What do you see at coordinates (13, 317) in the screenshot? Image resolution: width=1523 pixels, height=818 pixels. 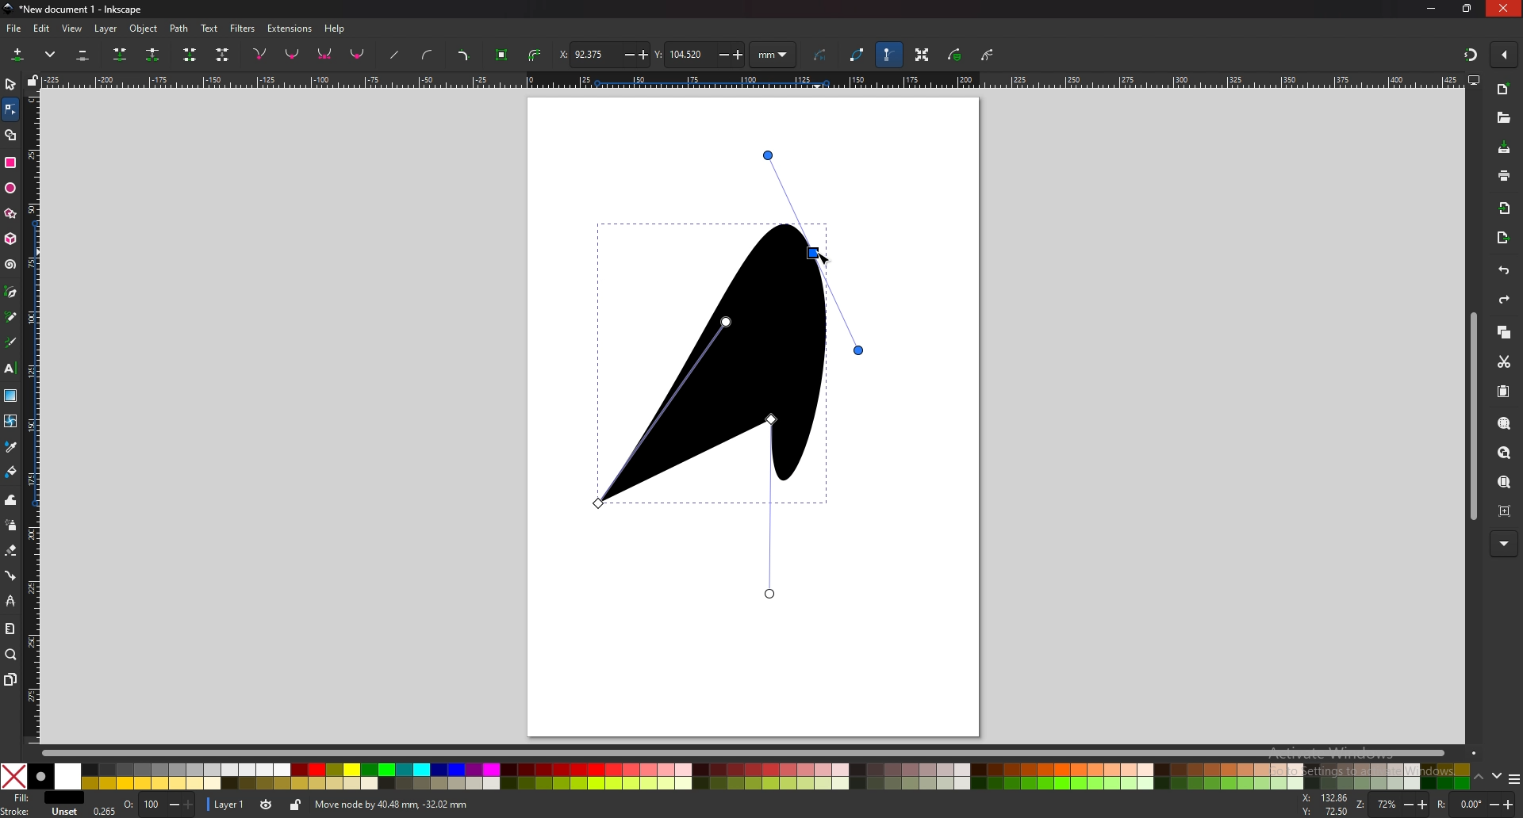 I see `pencil` at bounding box center [13, 317].